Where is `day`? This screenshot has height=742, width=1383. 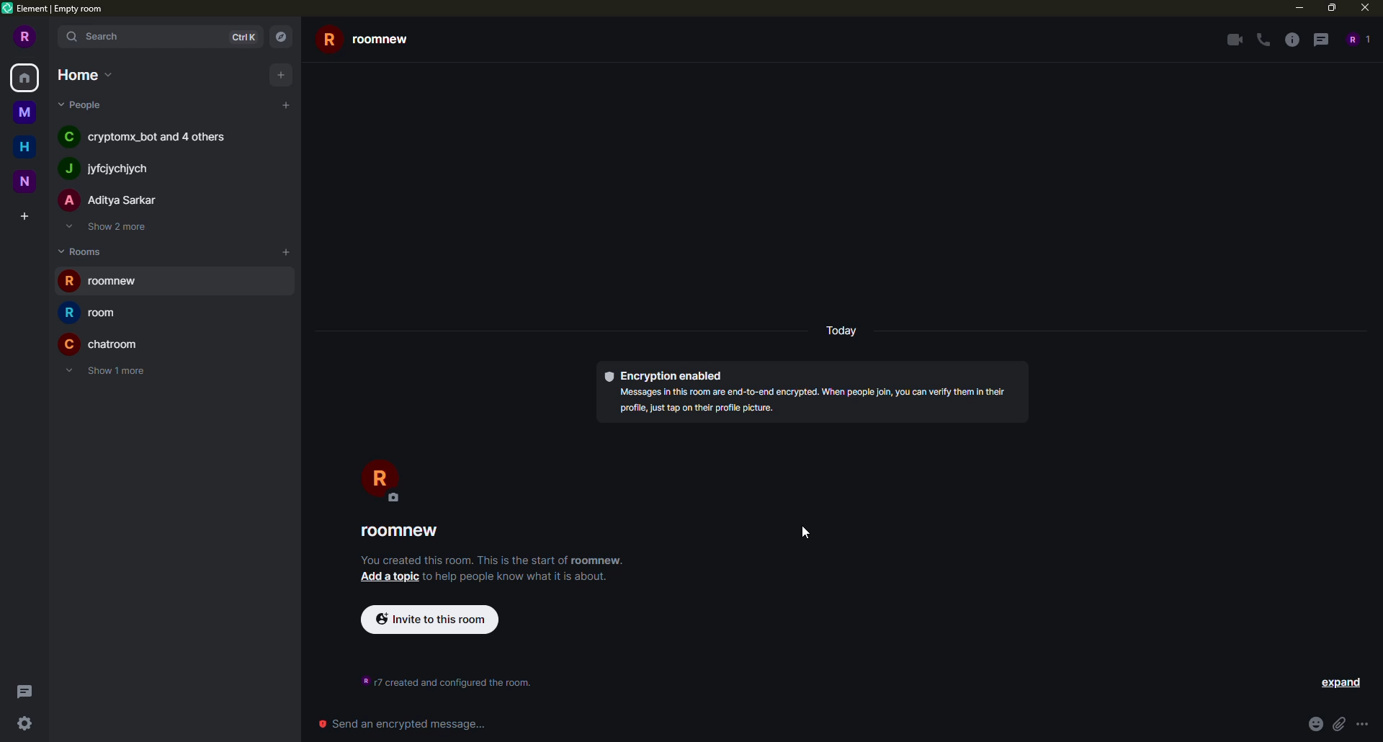 day is located at coordinates (844, 336).